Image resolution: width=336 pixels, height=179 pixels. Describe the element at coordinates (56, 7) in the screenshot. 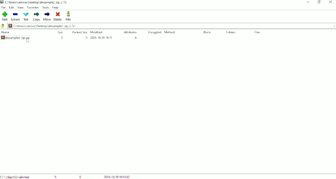

I see `Help` at that location.